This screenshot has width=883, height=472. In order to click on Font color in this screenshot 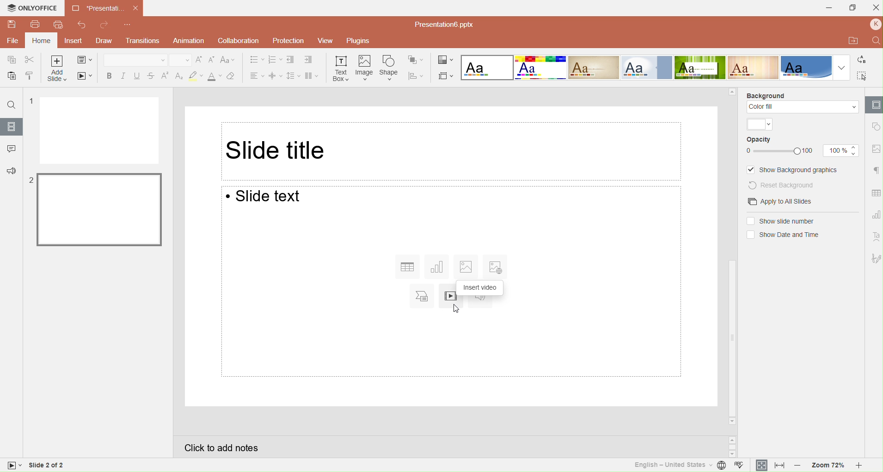, I will do `click(214, 75)`.